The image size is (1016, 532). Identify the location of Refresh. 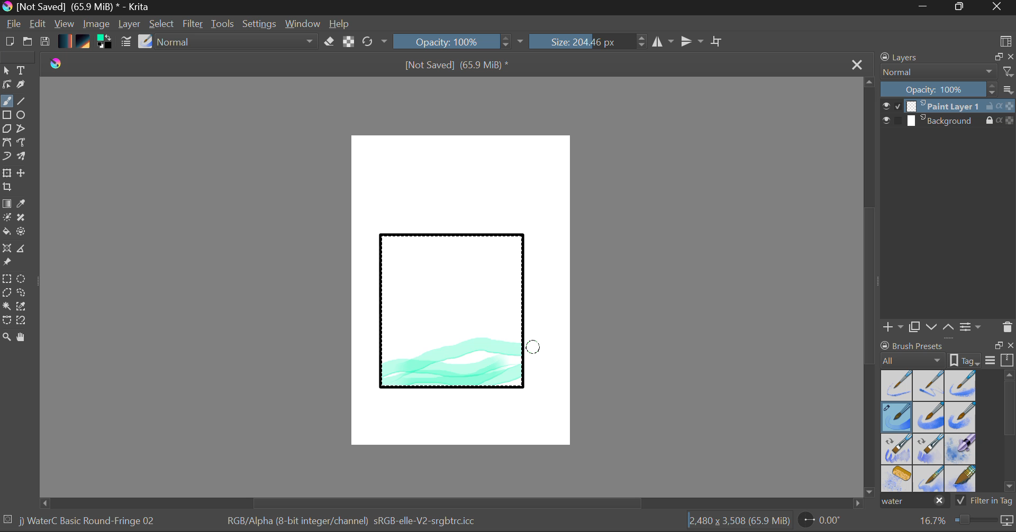
(375, 41).